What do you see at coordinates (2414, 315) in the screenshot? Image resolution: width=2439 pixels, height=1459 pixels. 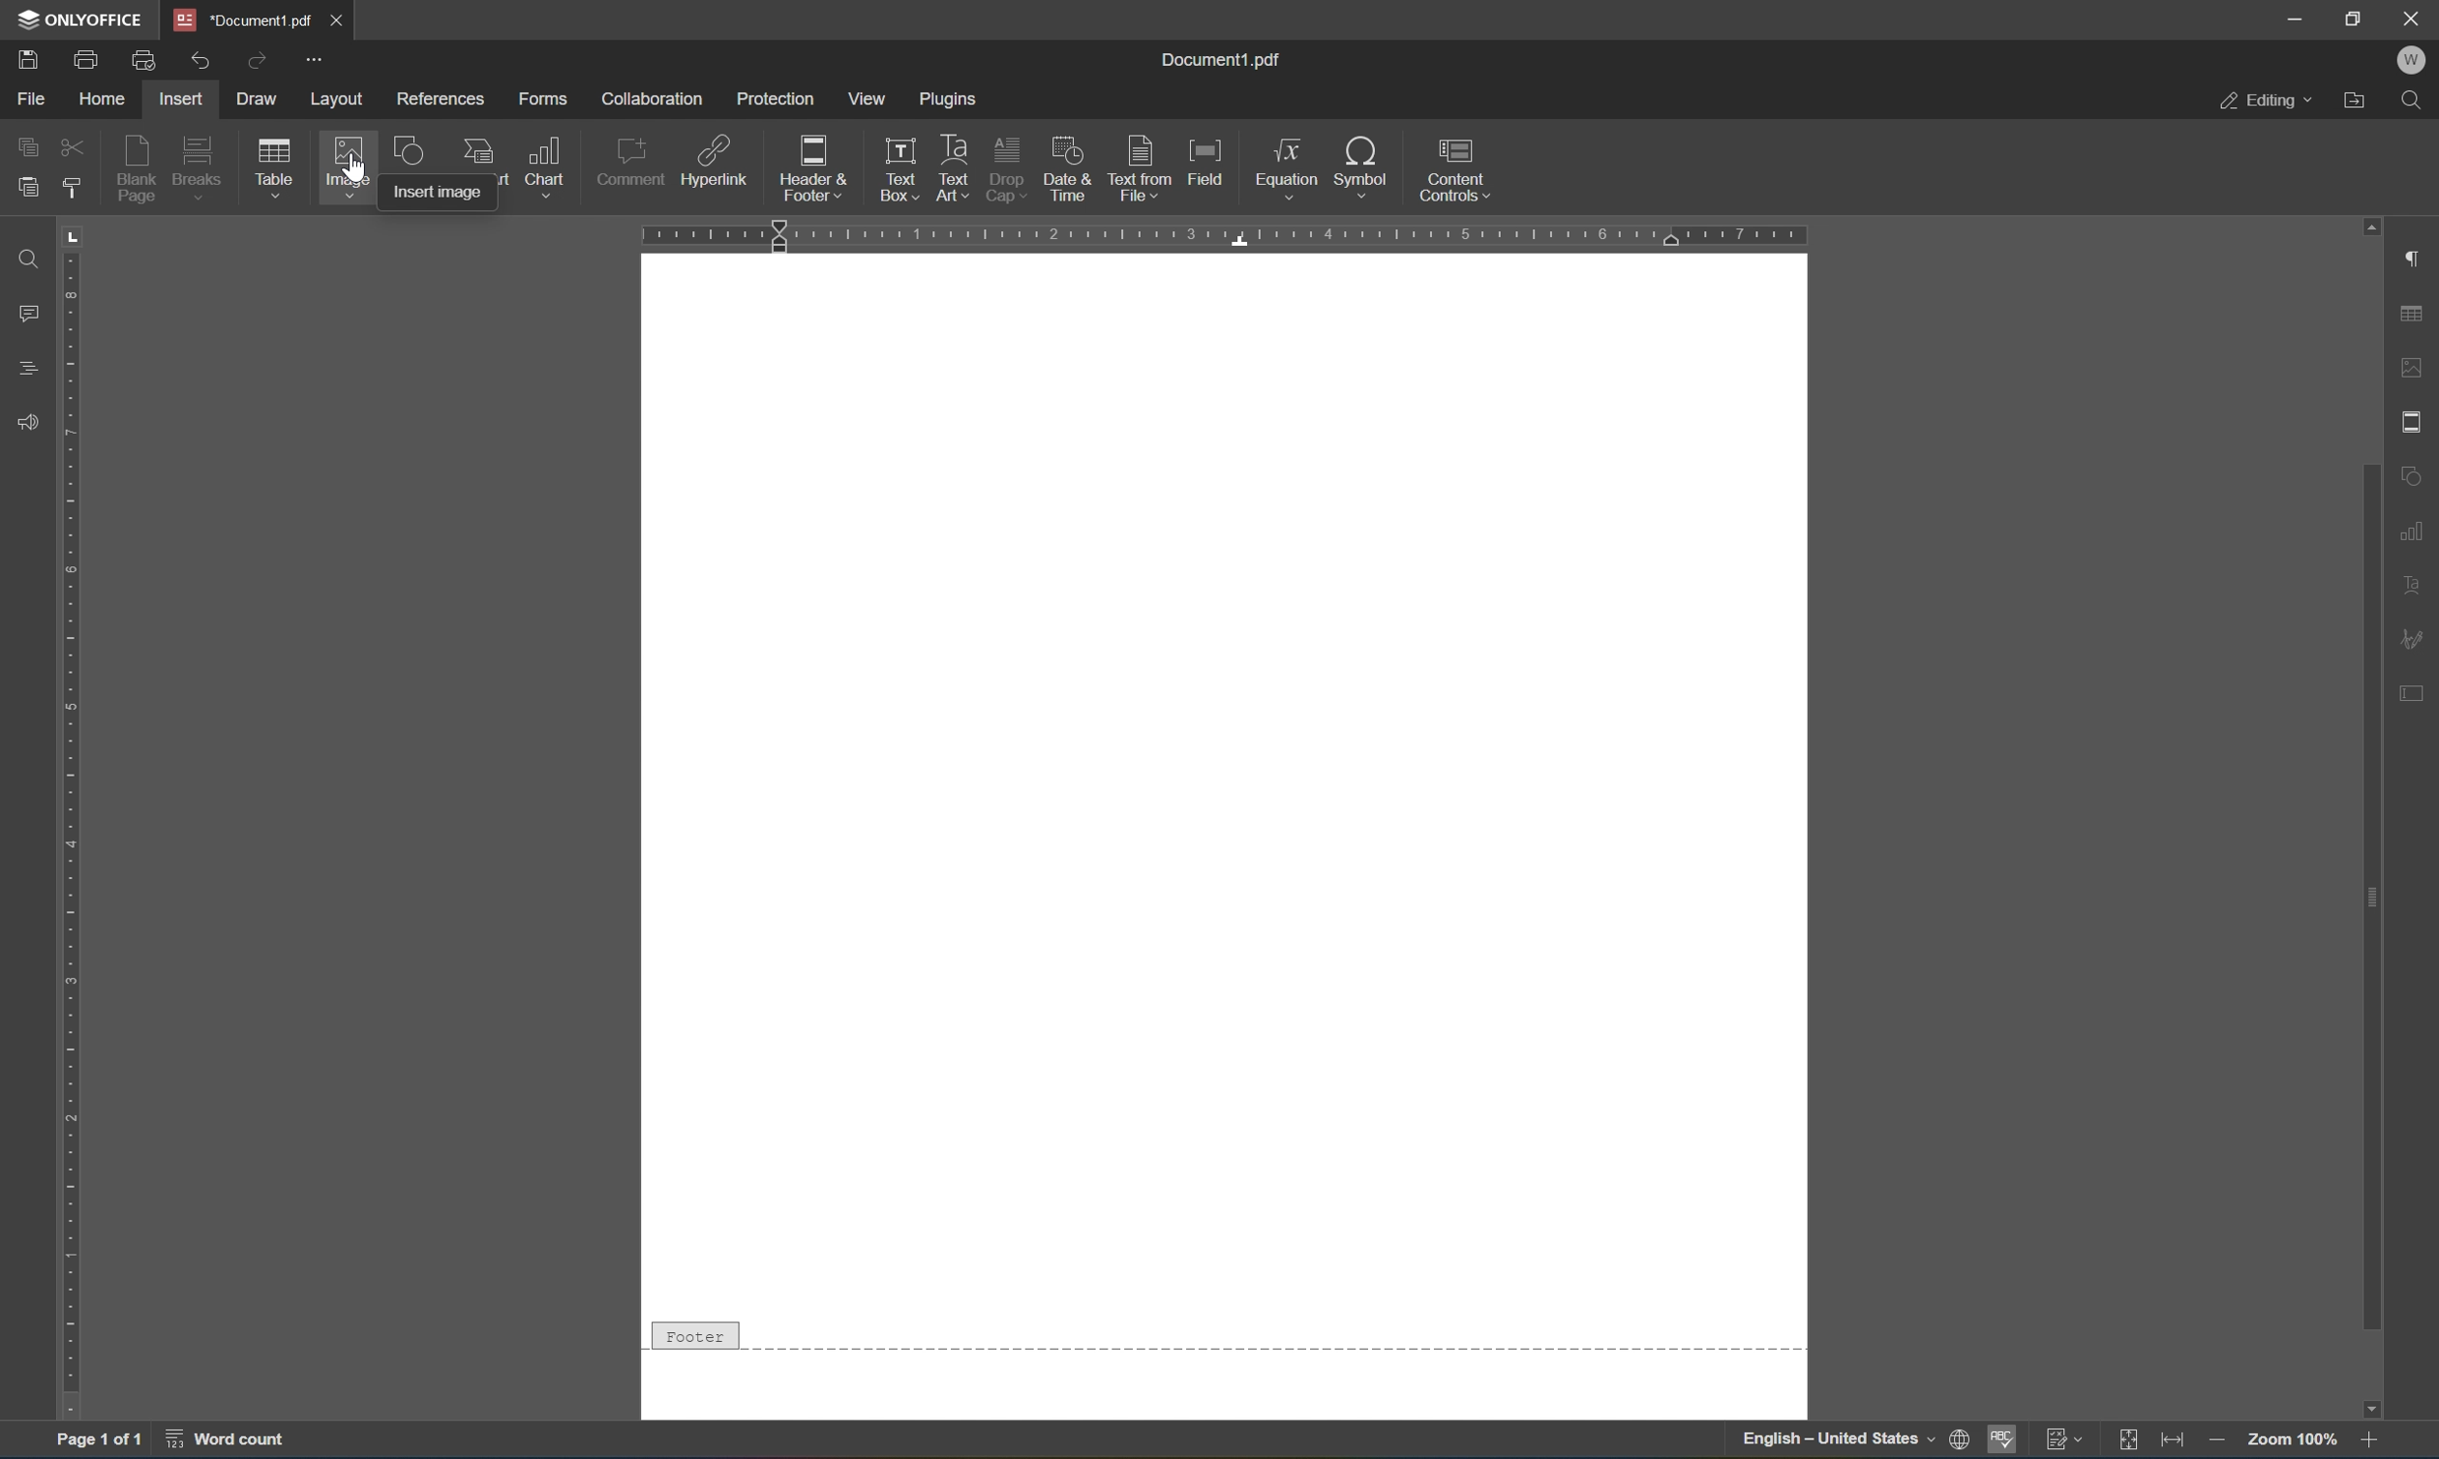 I see `tabular settings` at bounding box center [2414, 315].